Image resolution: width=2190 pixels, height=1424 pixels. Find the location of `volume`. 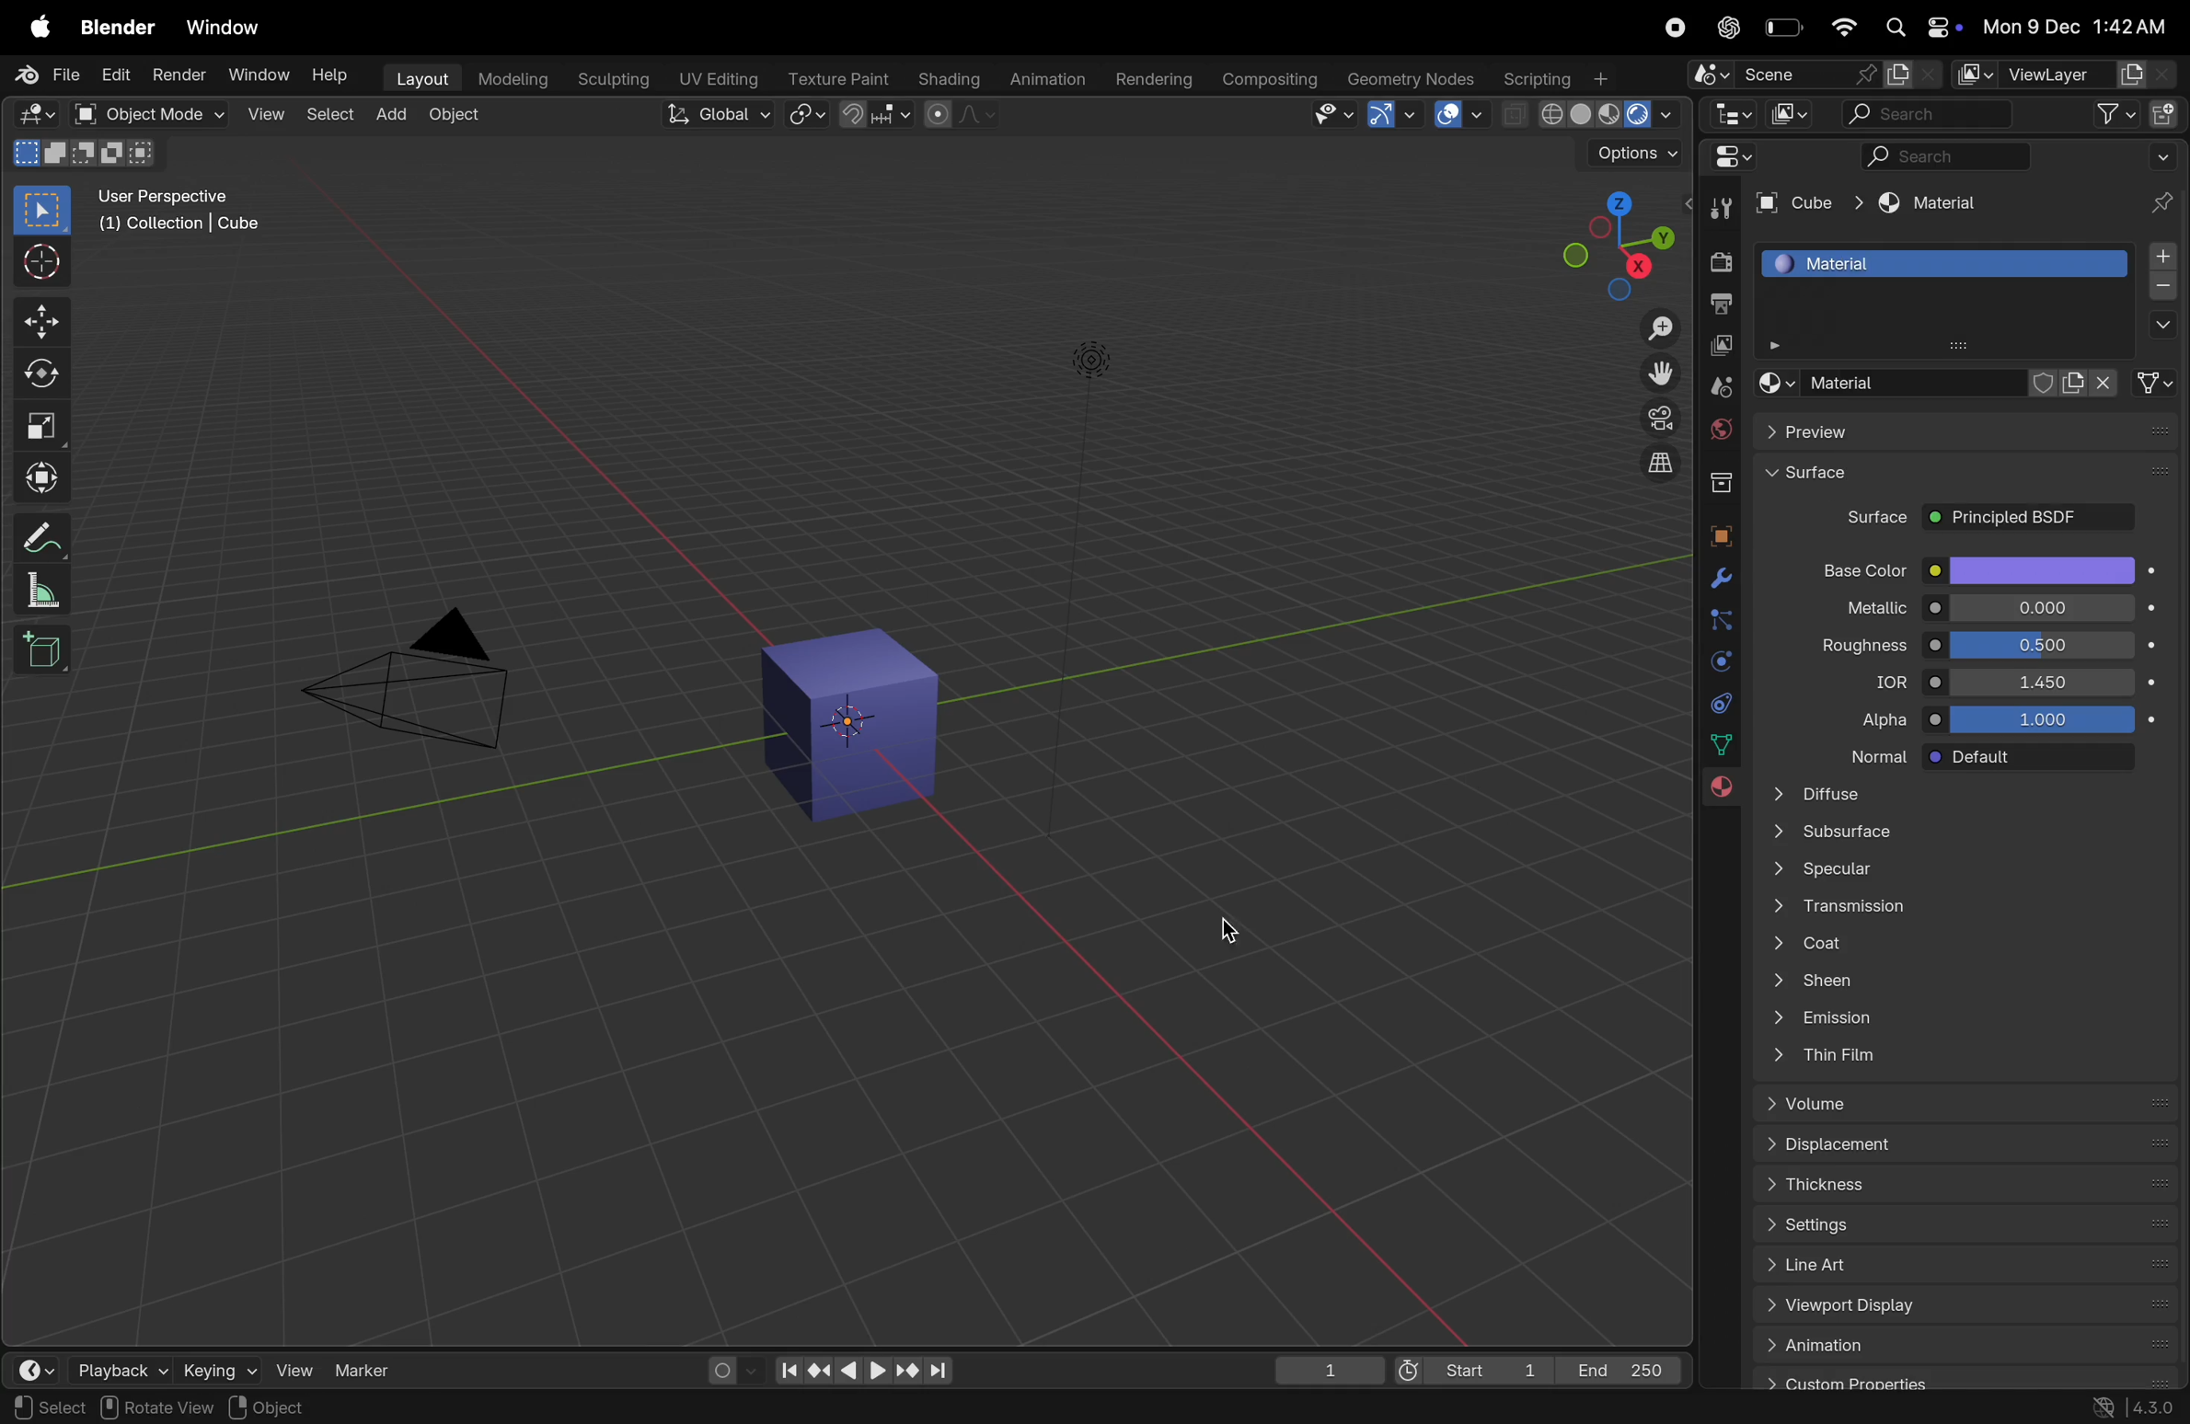

volume is located at coordinates (1958, 1104).